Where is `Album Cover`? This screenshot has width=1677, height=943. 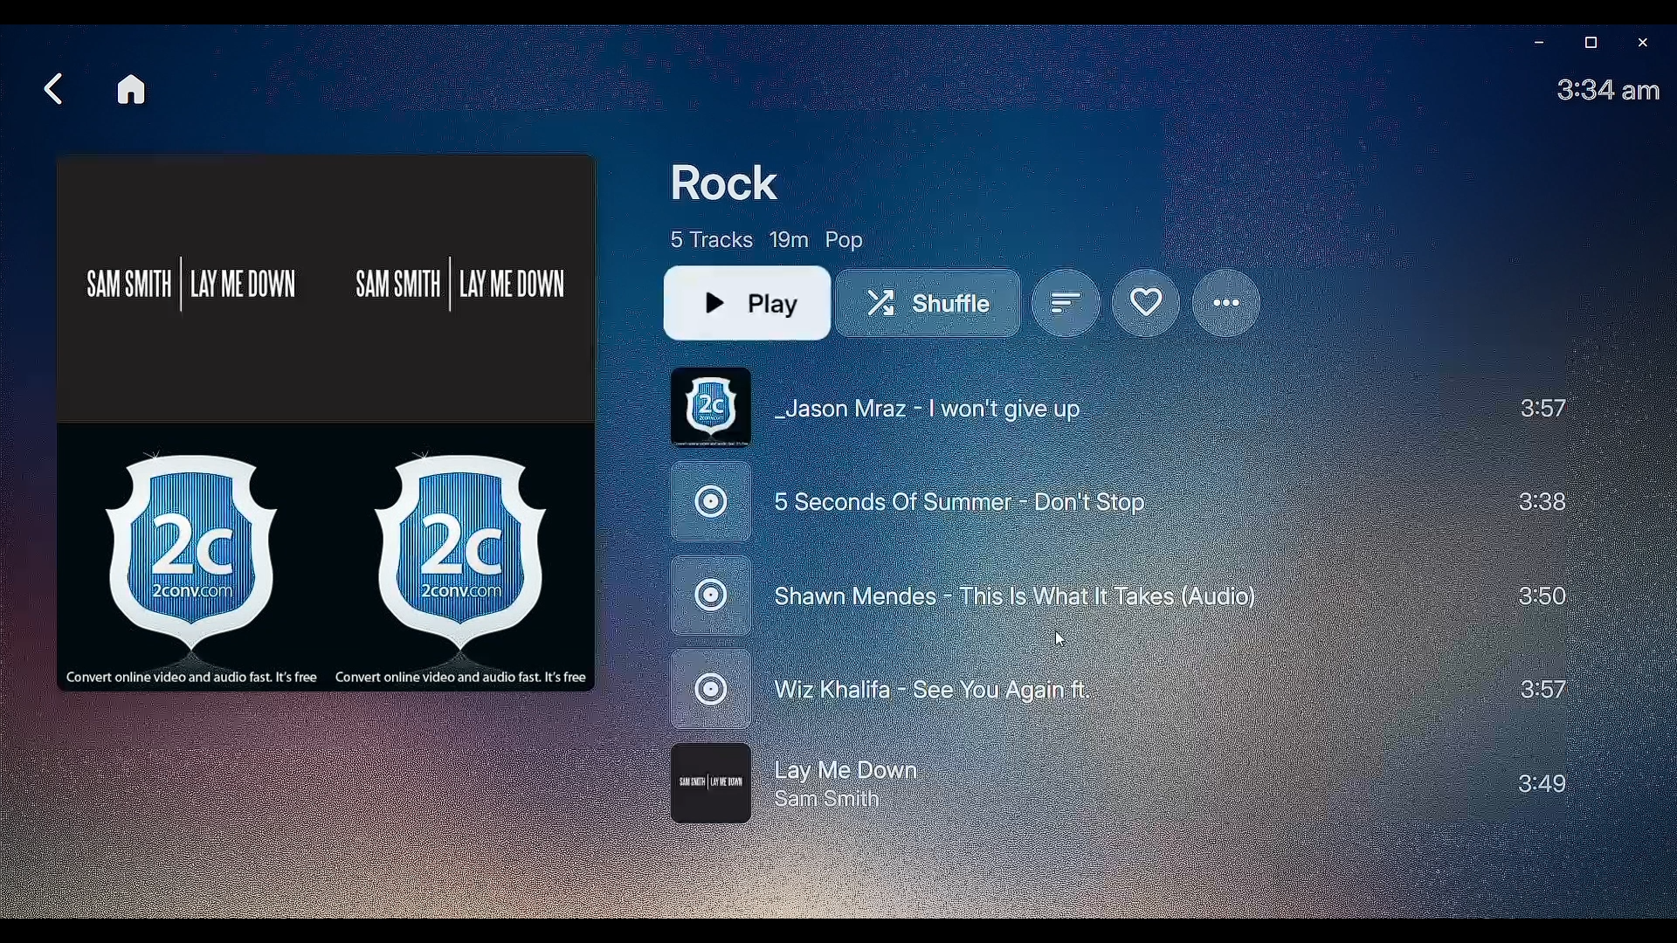 Album Cover is located at coordinates (327, 421).